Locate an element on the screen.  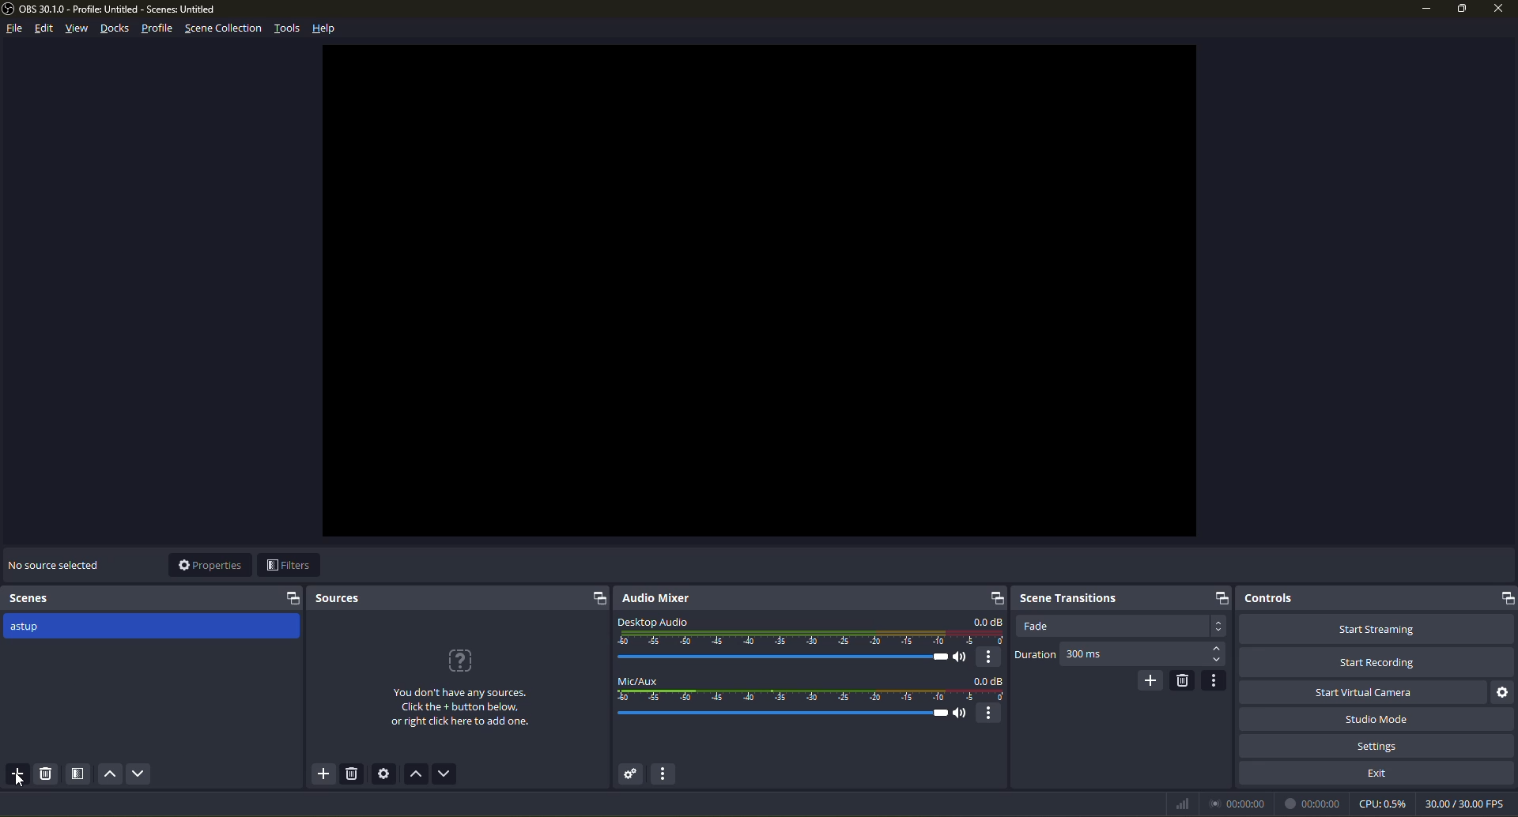
expand is located at coordinates (598, 598).